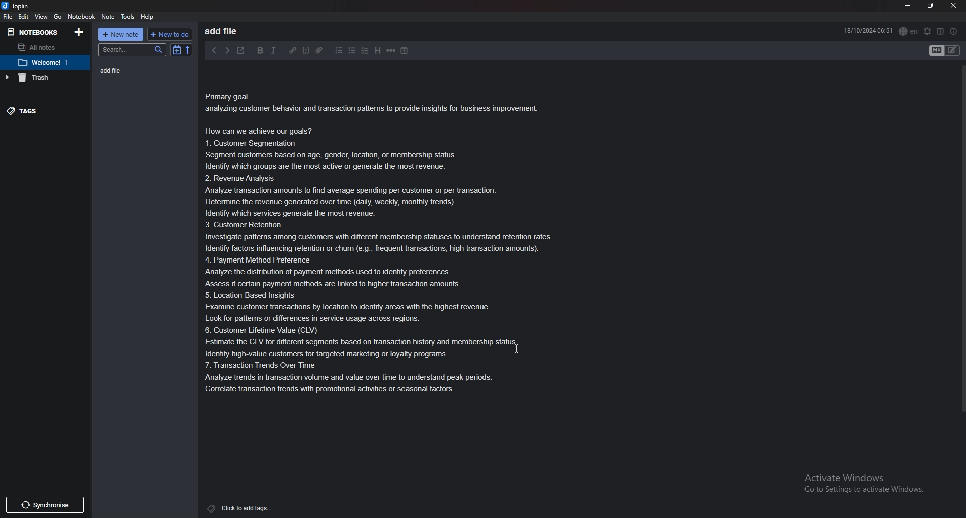 The image size is (966, 518). What do you see at coordinates (378, 50) in the screenshot?
I see `Heading` at bounding box center [378, 50].